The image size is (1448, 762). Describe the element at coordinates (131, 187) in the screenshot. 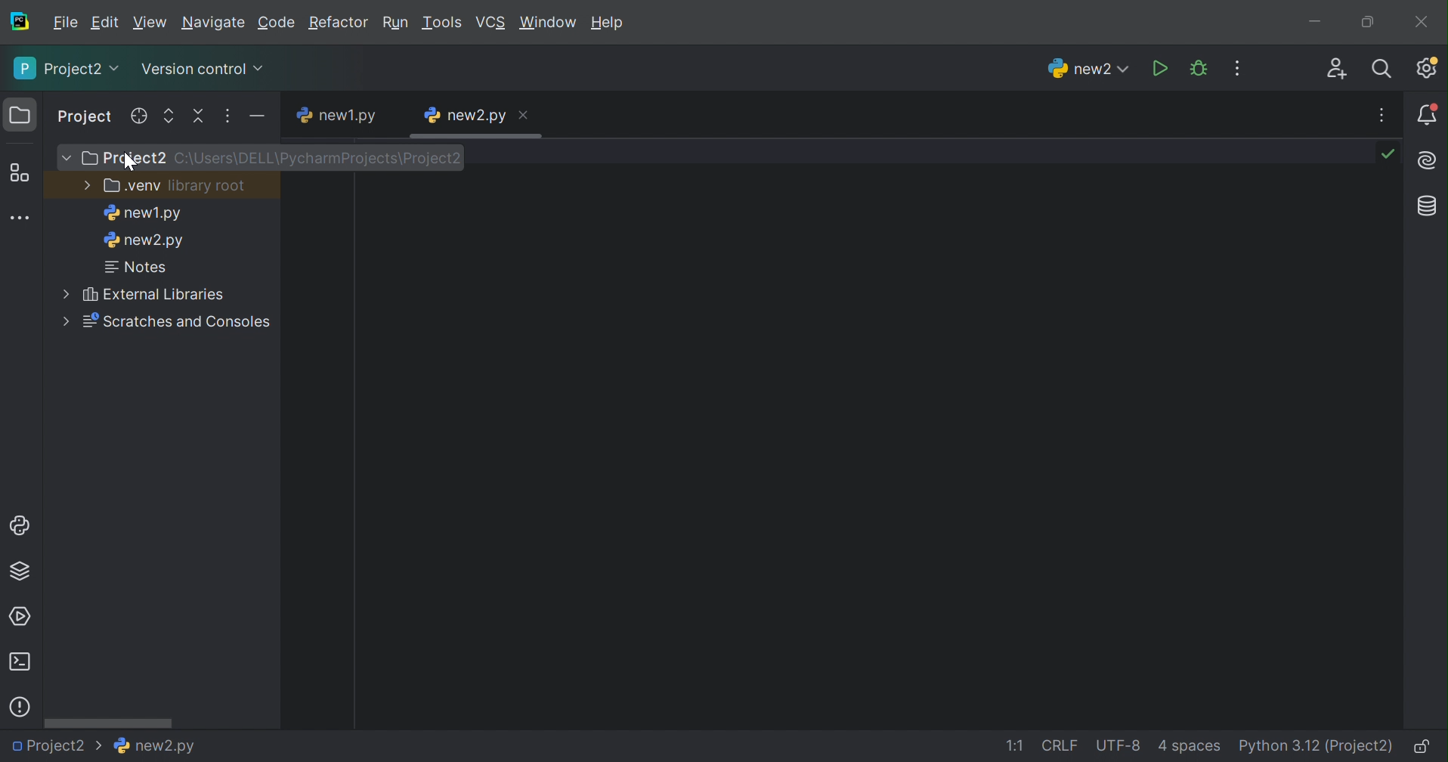

I see `.venv` at that location.